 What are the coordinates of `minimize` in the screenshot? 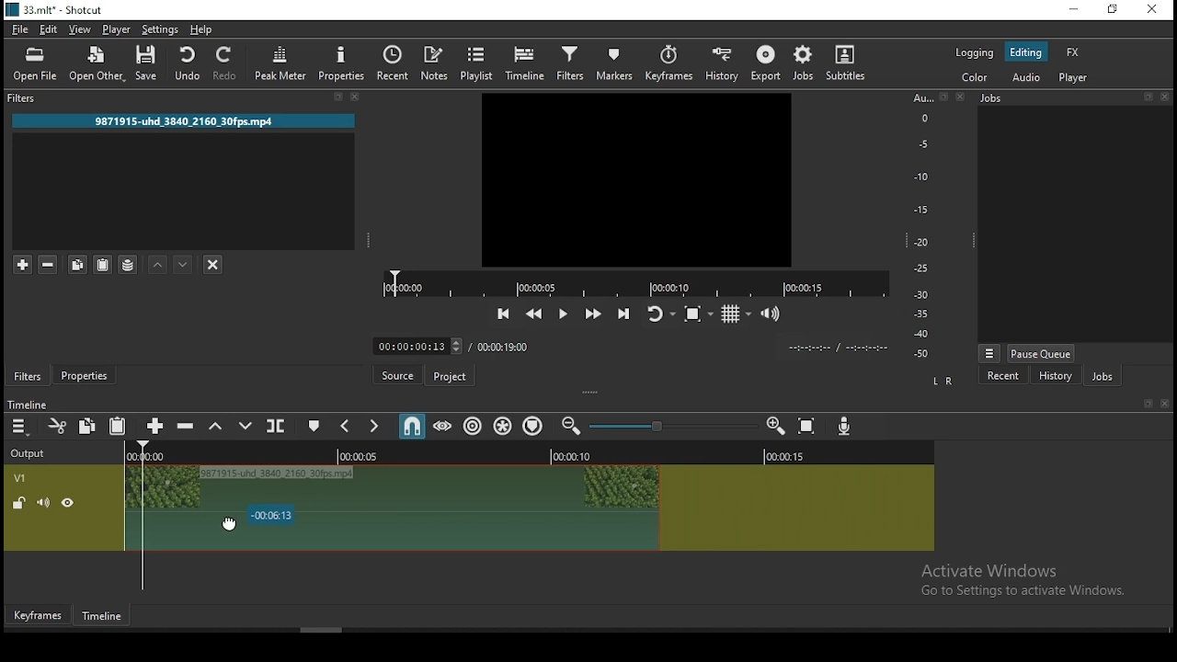 It's located at (1073, 10).